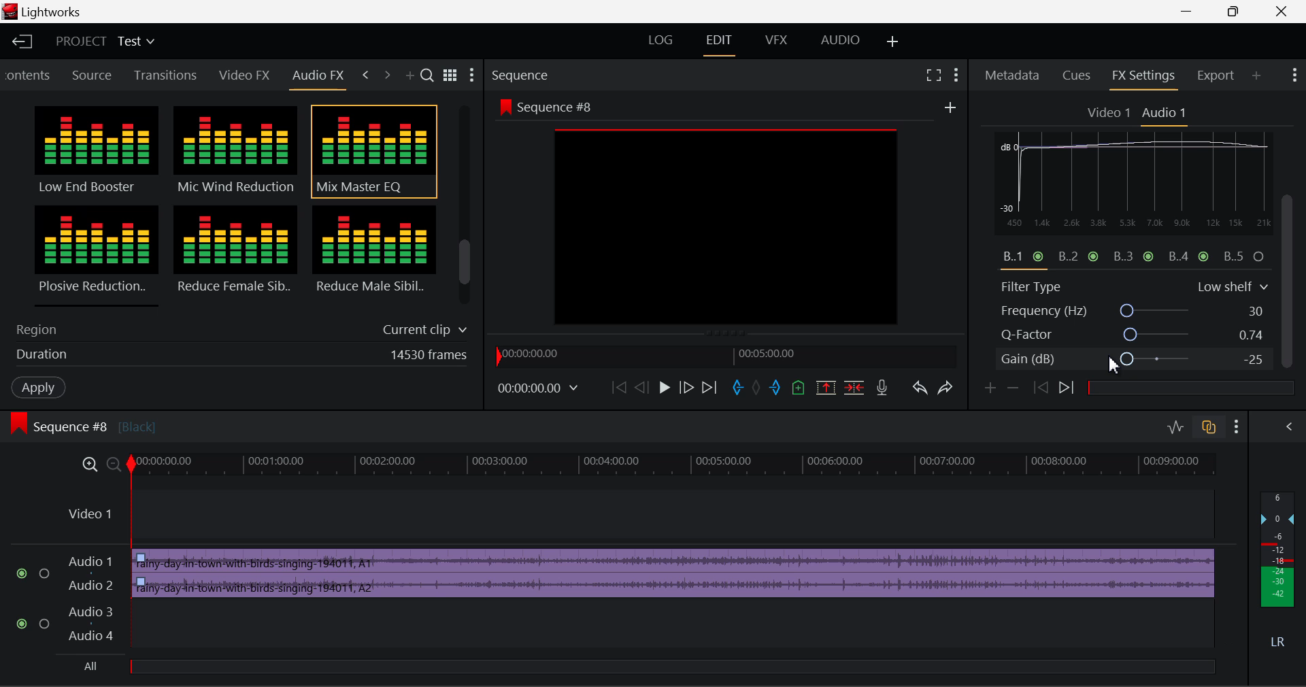 The width and height of the screenshot is (1306, 687). What do you see at coordinates (824, 387) in the screenshot?
I see `Remove Marked Section` at bounding box center [824, 387].